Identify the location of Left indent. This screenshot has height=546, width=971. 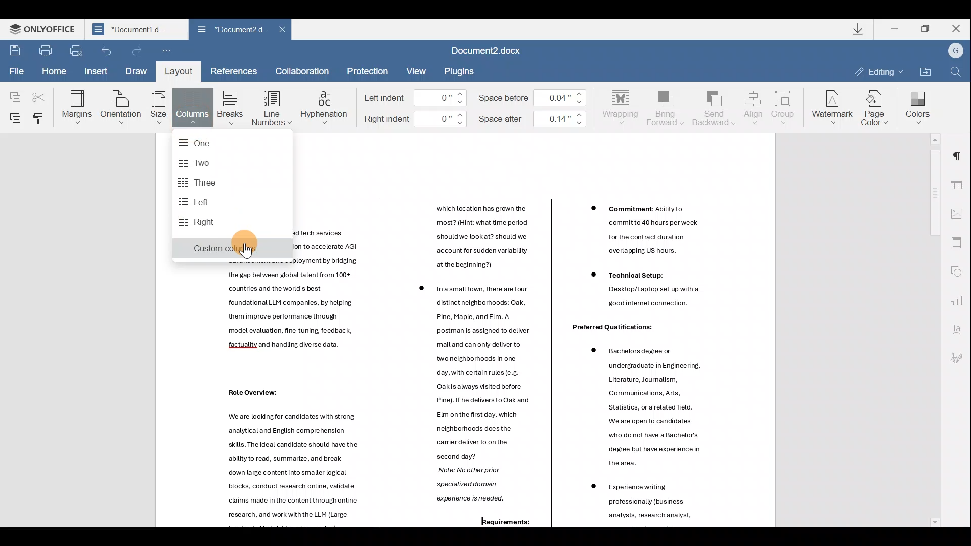
(415, 98).